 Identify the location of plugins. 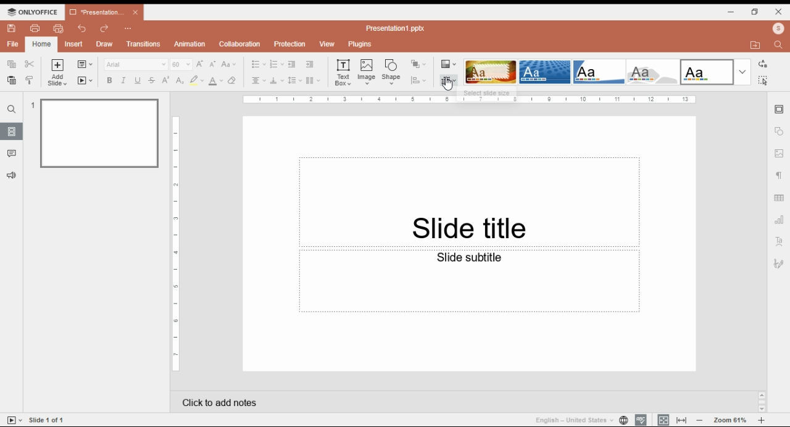
(360, 44).